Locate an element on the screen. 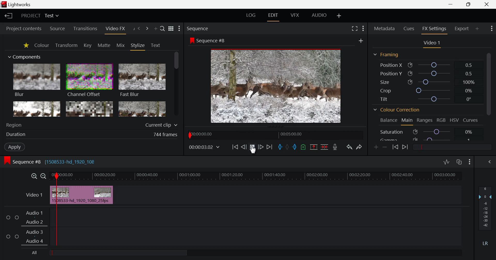  Restore Down is located at coordinates (451, 4).